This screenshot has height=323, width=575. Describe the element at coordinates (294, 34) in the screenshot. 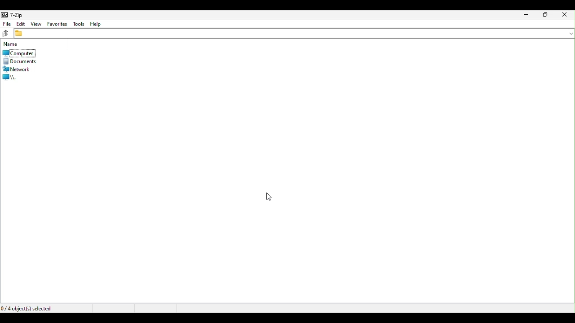

I see `file address bar` at that location.